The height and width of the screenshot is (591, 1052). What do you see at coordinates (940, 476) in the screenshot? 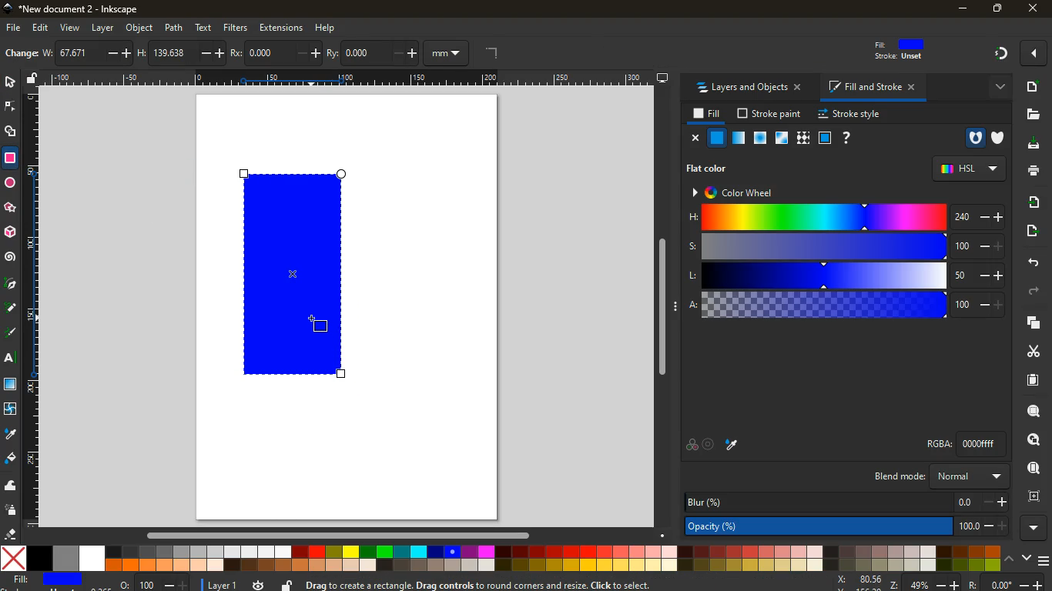
I see `blend mode` at bounding box center [940, 476].